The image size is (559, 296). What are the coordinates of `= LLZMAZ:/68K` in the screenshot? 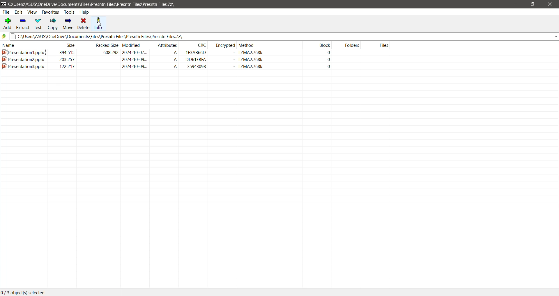 It's located at (249, 67).